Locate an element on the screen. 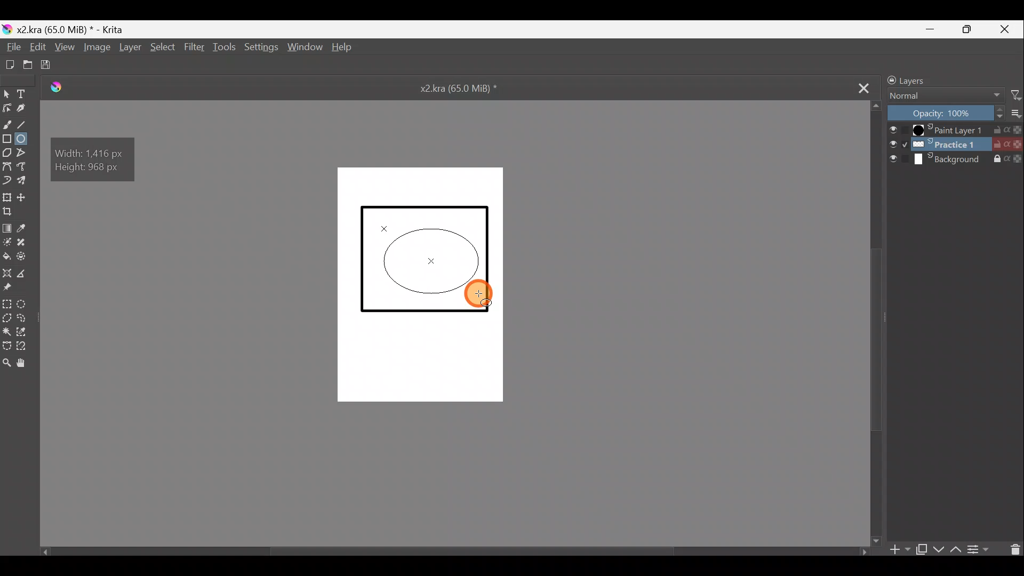  Line tool is located at coordinates (26, 123).